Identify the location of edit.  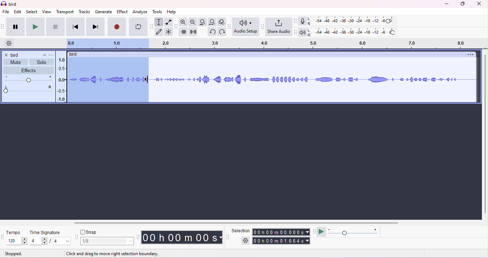
(18, 12).